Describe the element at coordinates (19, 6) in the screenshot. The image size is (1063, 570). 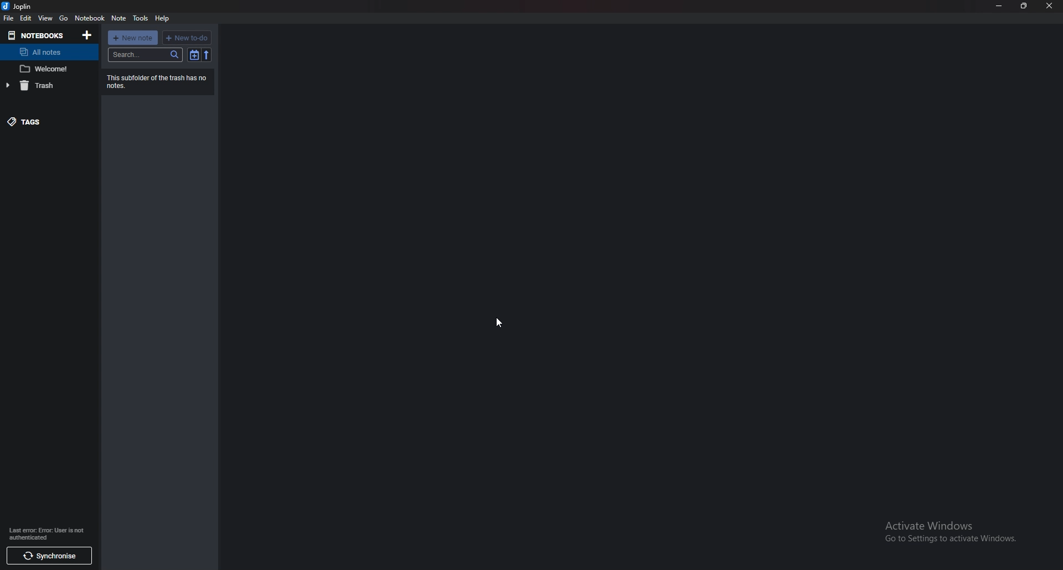
I see `joplin` at that location.